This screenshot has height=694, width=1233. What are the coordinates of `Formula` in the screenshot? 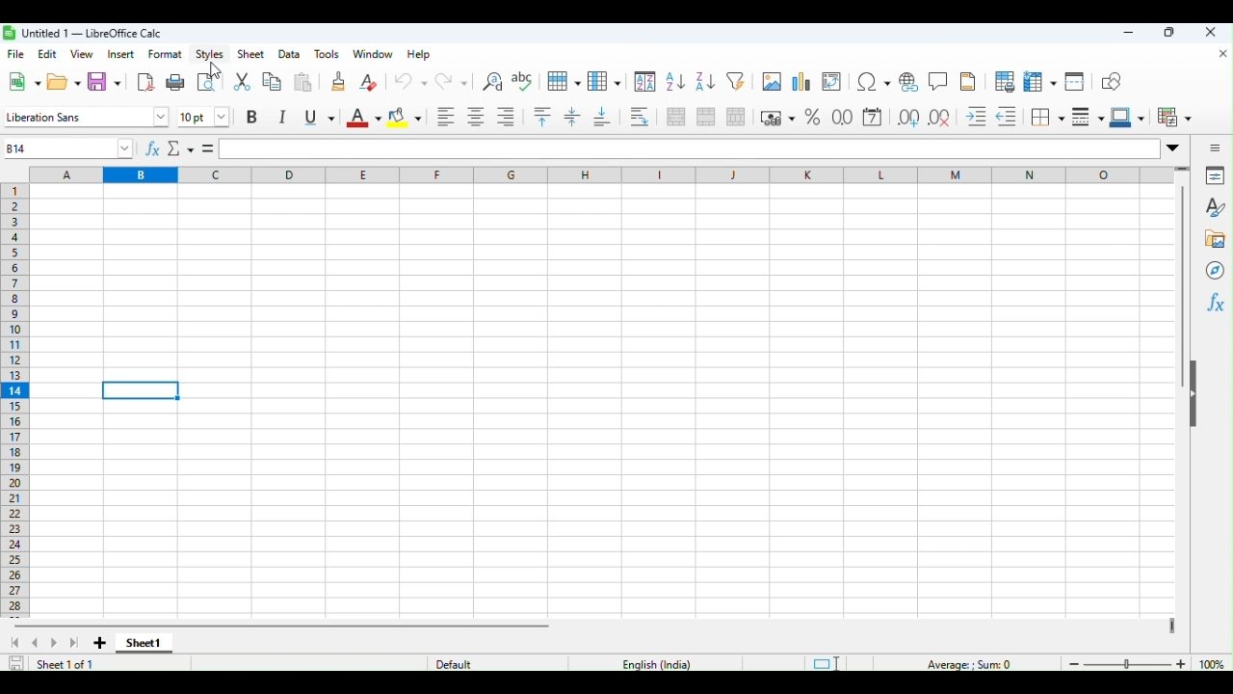 It's located at (177, 147).